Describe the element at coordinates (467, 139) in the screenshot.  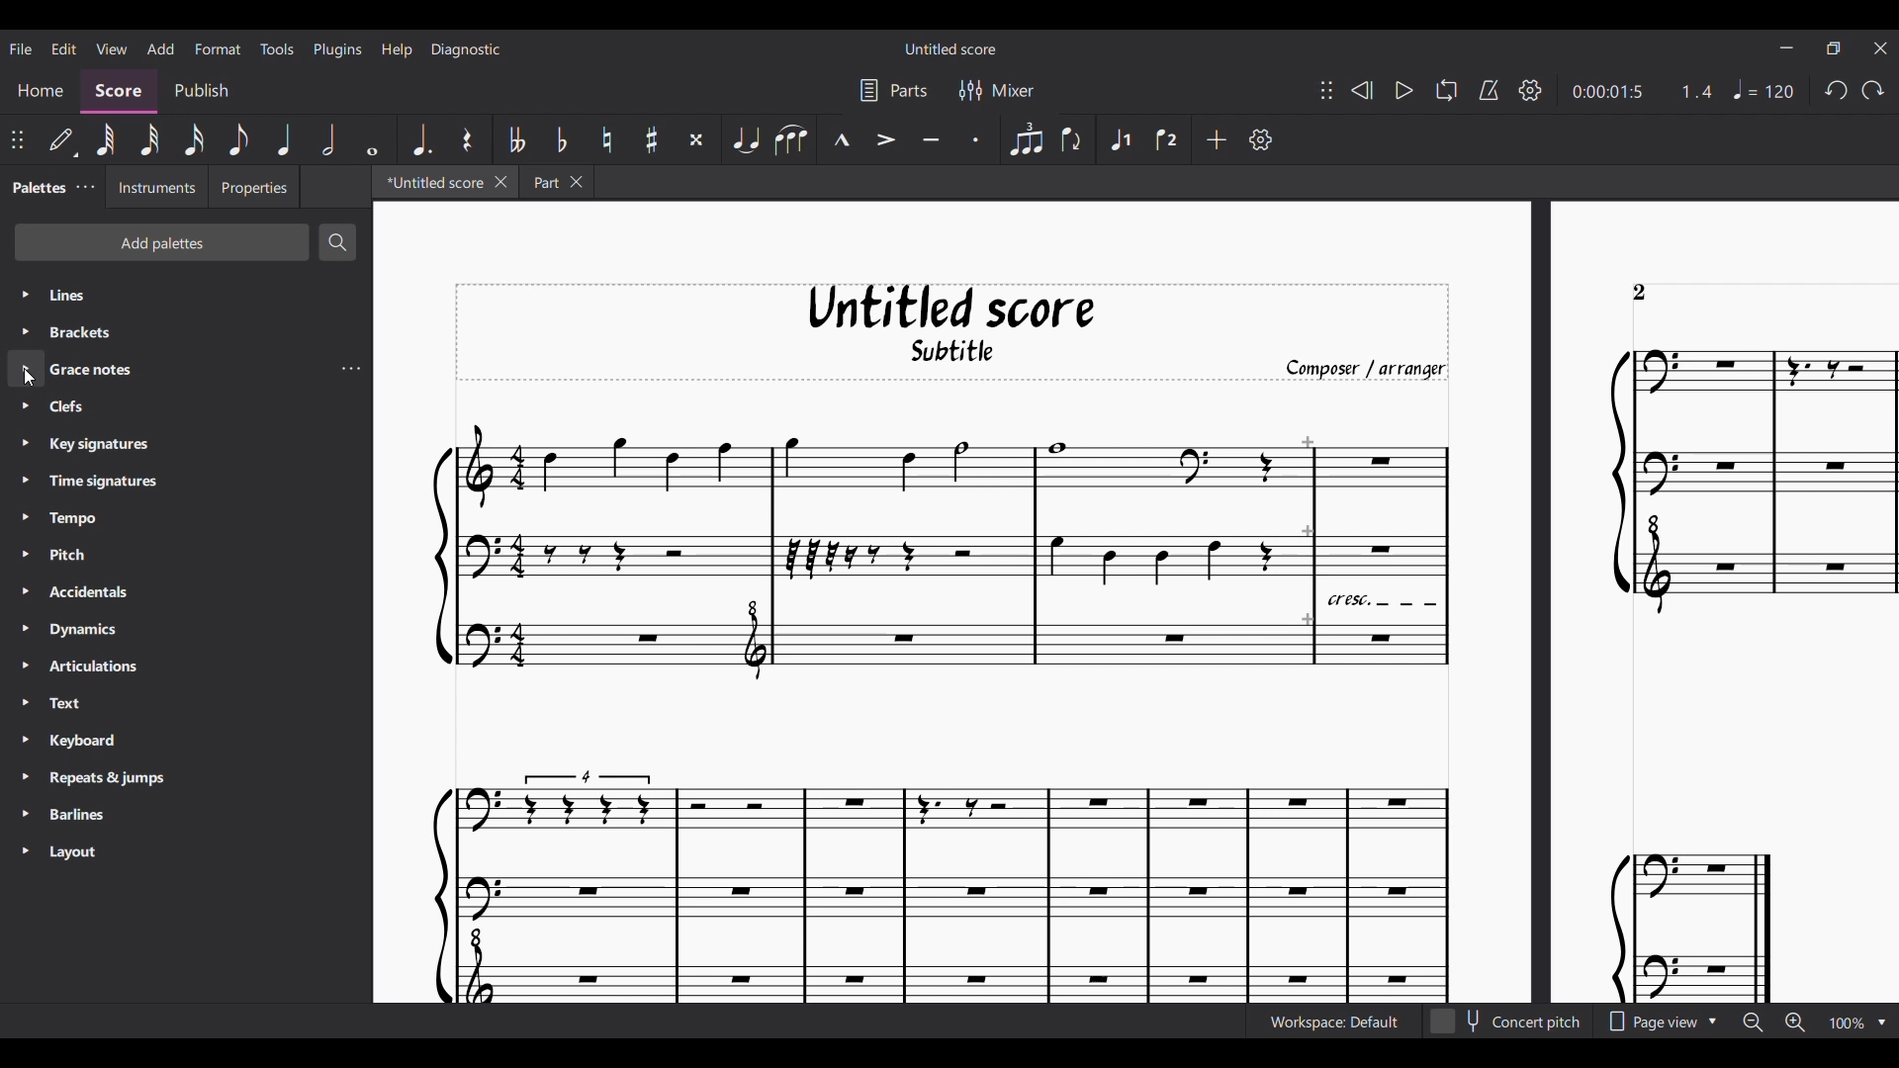
I see `Rest` at that location.